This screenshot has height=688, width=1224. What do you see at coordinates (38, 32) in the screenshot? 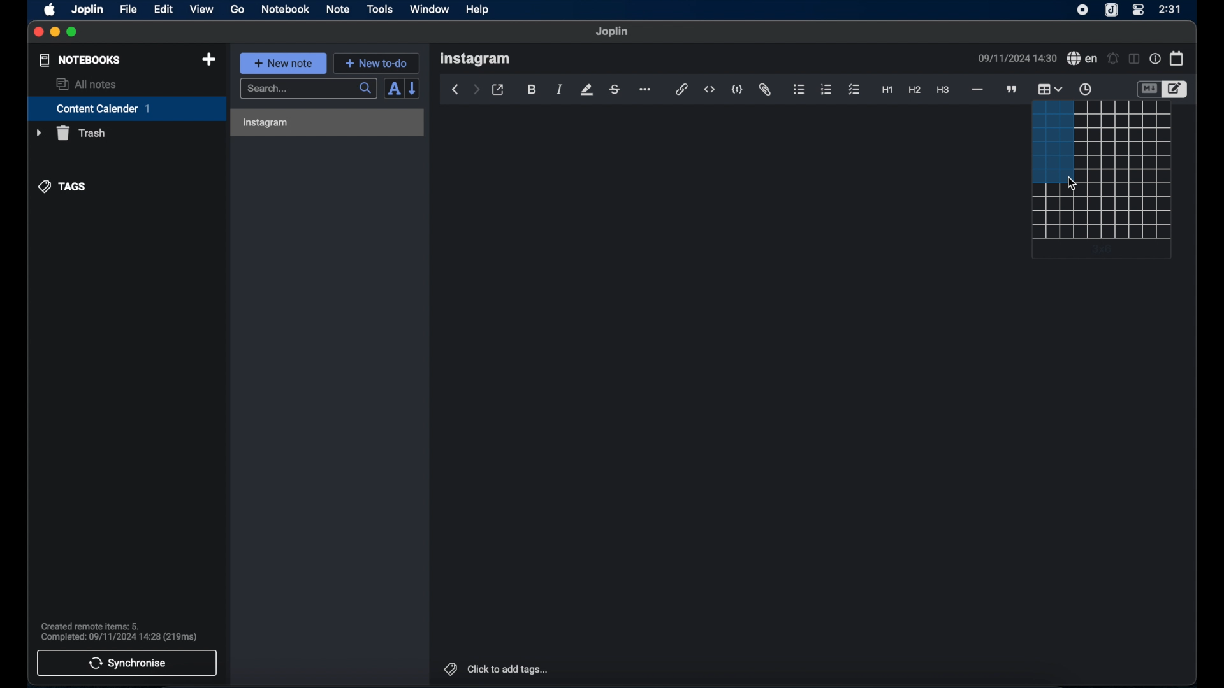
I see `close` at bounding box center [38, 32].